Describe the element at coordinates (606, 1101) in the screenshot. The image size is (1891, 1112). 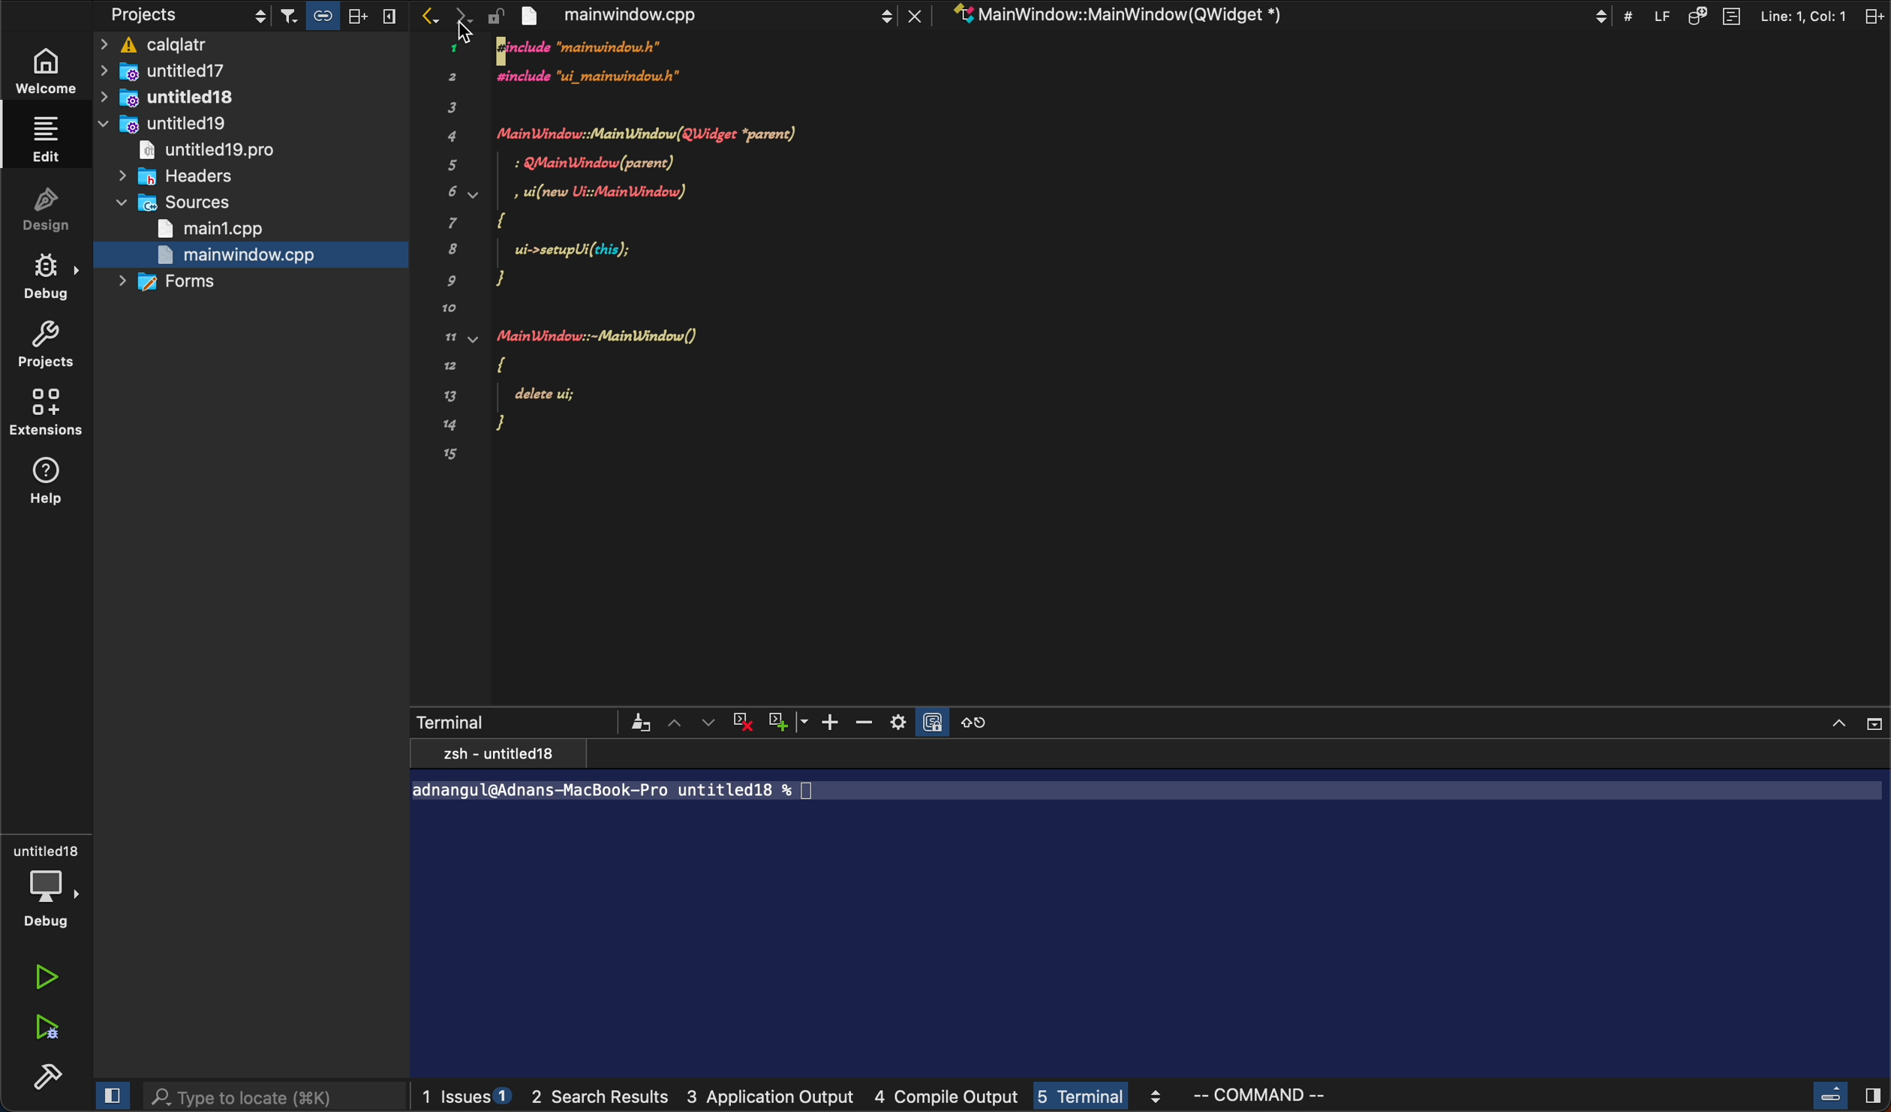
I see `2 search result` at that location.